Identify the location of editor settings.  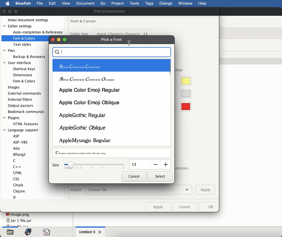
(32, 29).